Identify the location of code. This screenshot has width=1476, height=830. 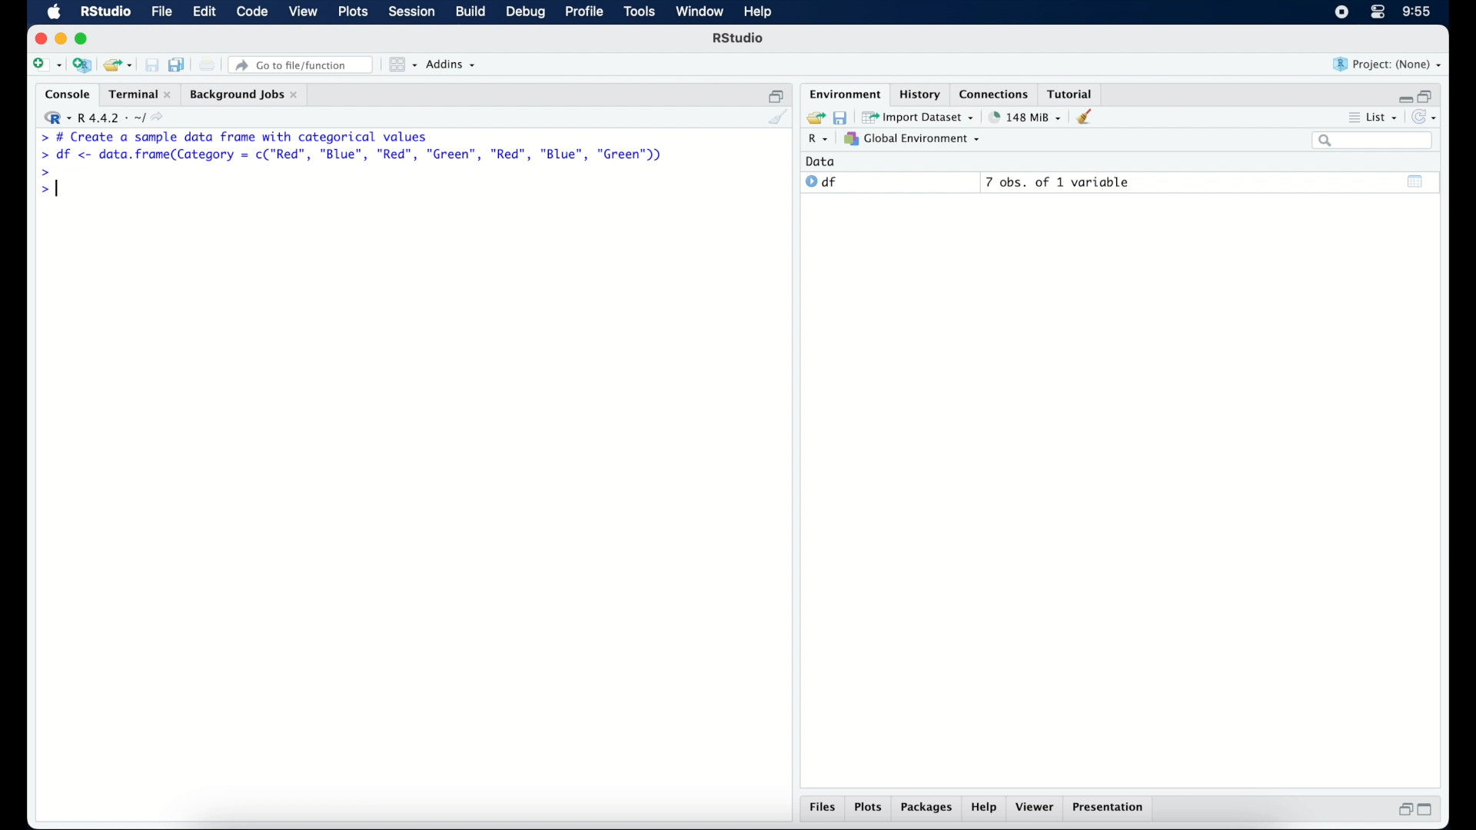
(252, 12).